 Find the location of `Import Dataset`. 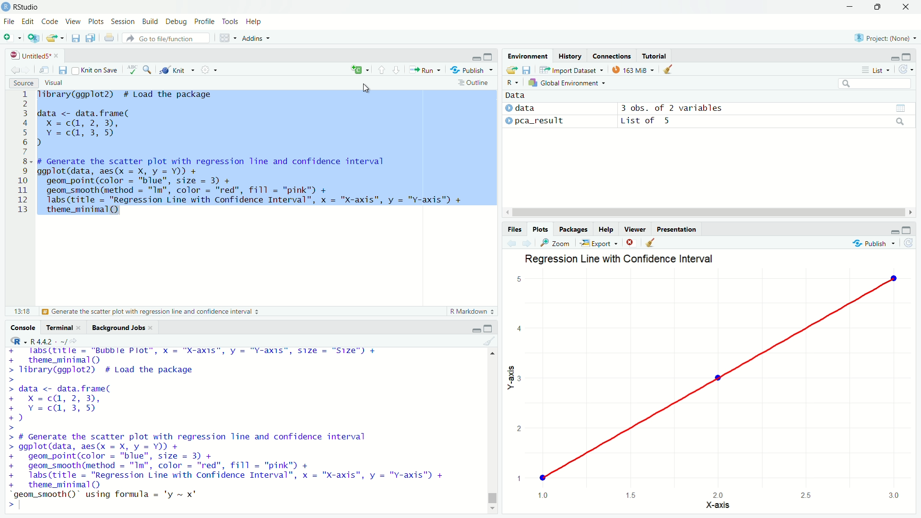

Import Dataset is located at coordinates (572, 69).